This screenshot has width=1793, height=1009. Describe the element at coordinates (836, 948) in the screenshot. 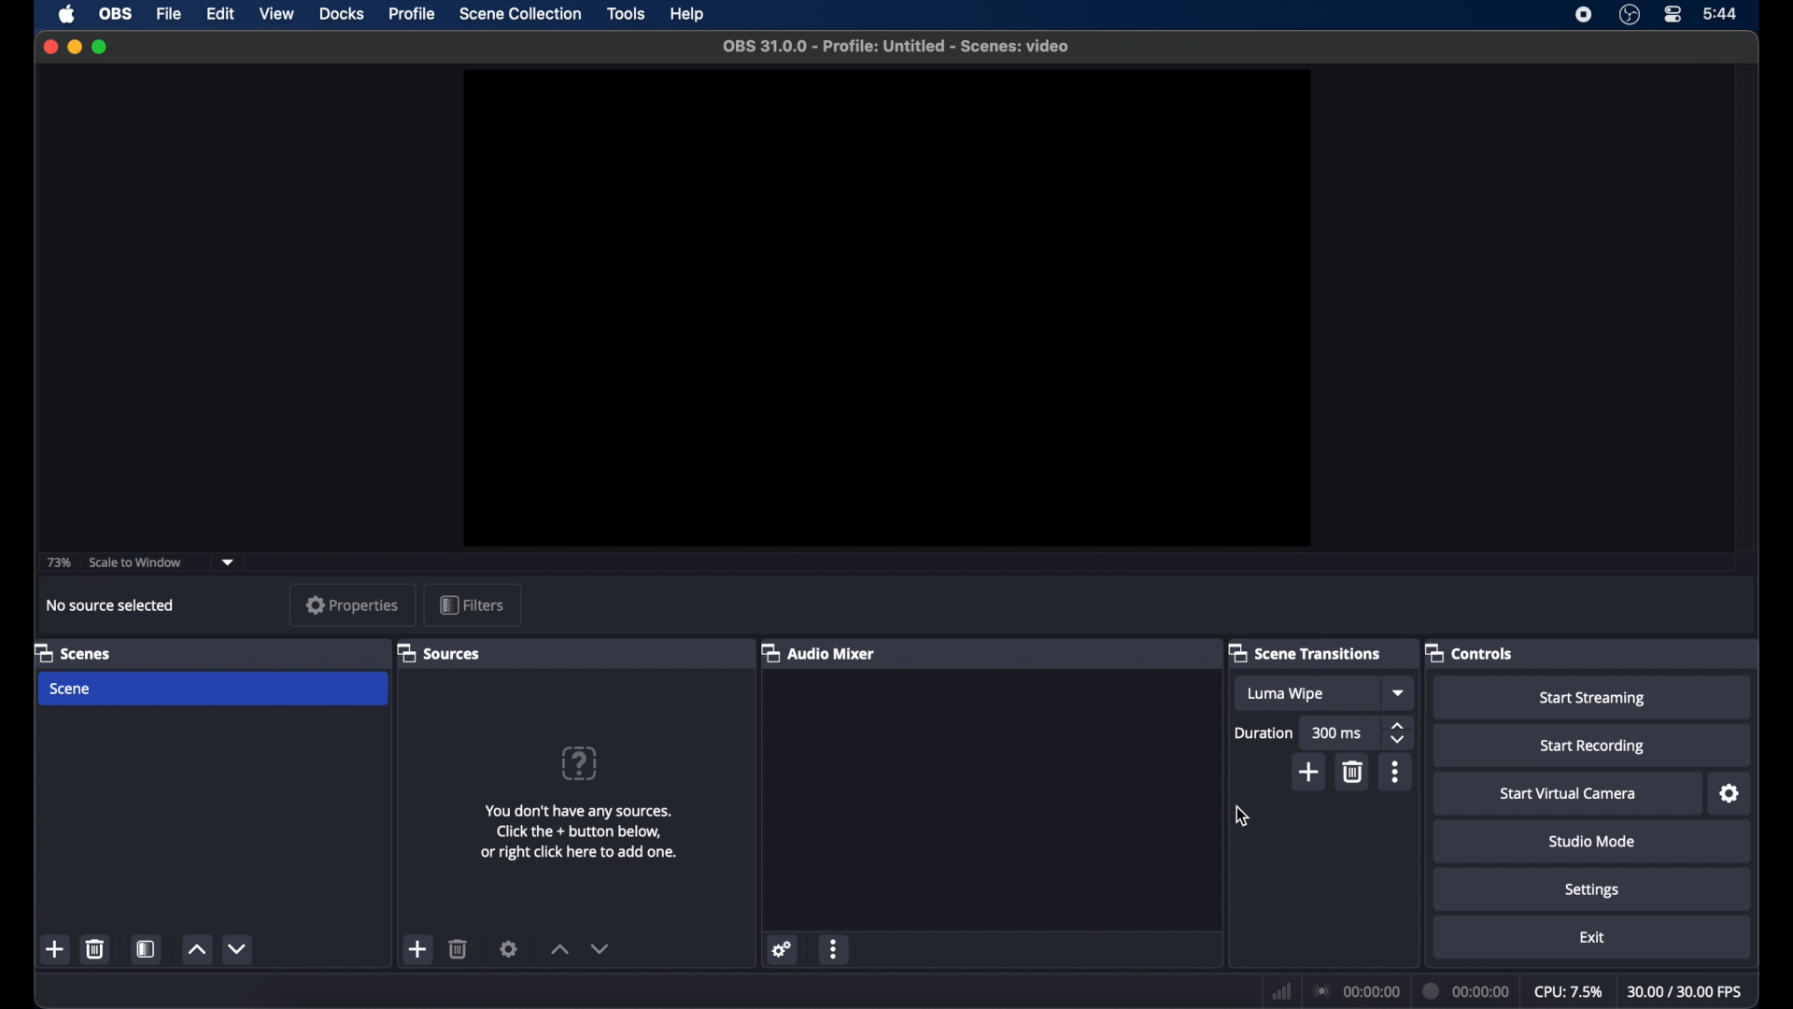

I see `more options` at that location.